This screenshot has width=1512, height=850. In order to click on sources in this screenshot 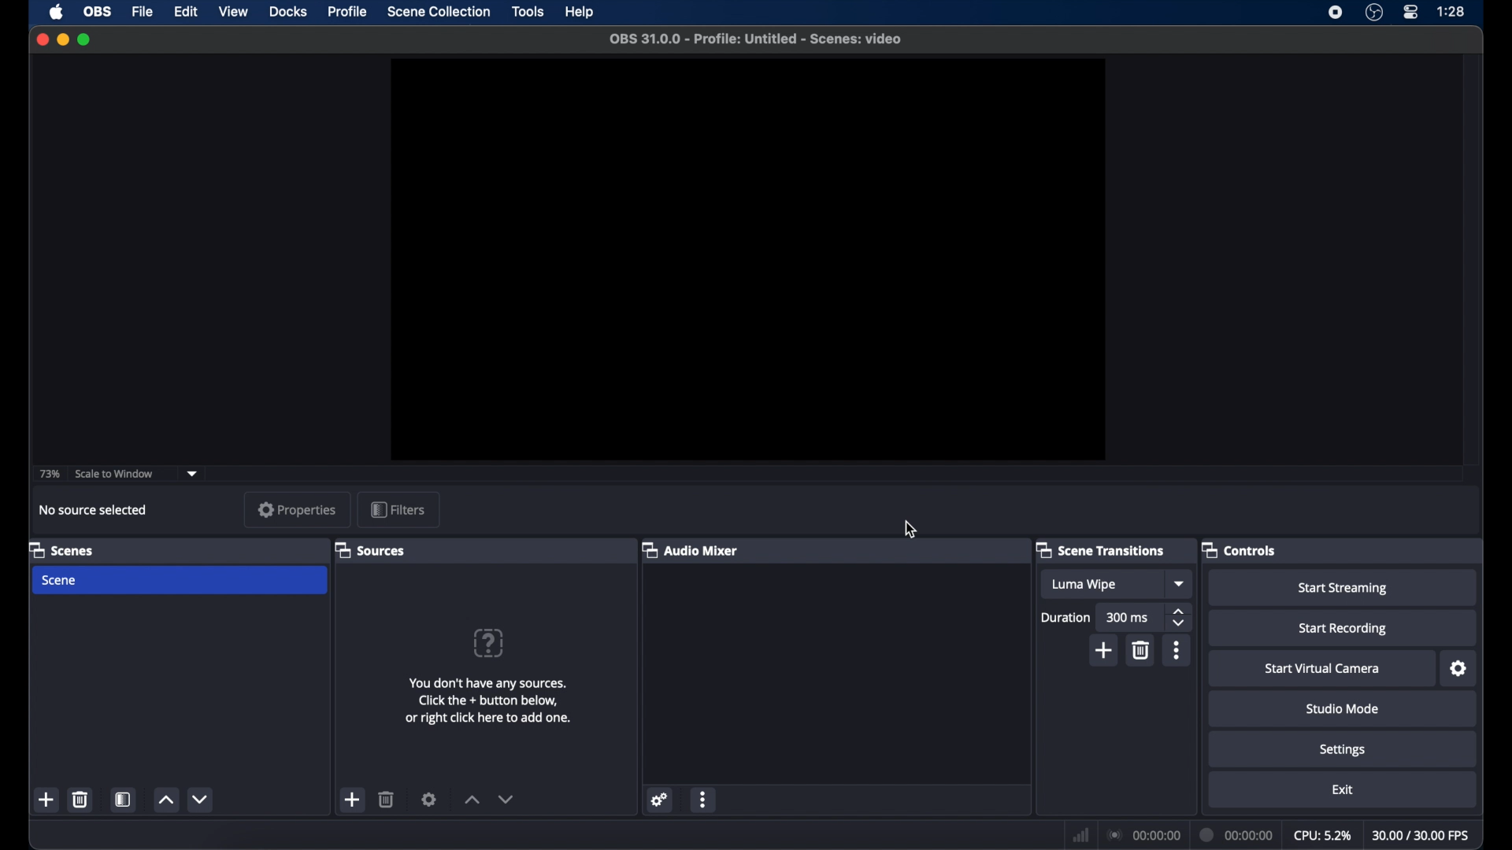, I will do `click(373, 551)`.